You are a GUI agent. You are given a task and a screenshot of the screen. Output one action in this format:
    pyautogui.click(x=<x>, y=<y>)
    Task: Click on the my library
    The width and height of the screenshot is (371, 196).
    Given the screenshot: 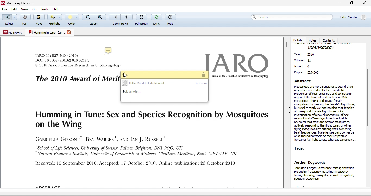 What is the action you would take?
    pyautogui.click(x=13, y=33)
    